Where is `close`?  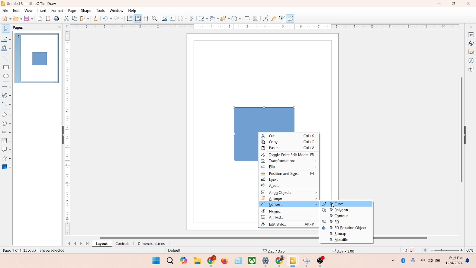 close is located at coordinates (58, 27).